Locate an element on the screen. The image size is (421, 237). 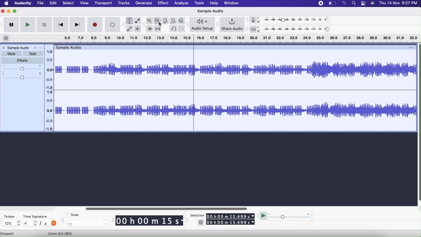
Home is located at coordinates (7, 3).